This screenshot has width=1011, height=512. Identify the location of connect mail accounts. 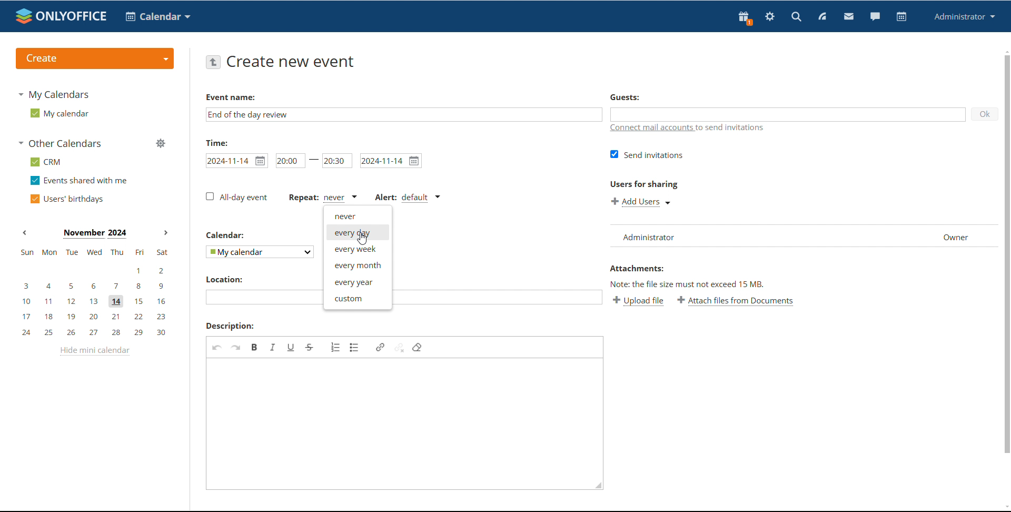
(688, 129).